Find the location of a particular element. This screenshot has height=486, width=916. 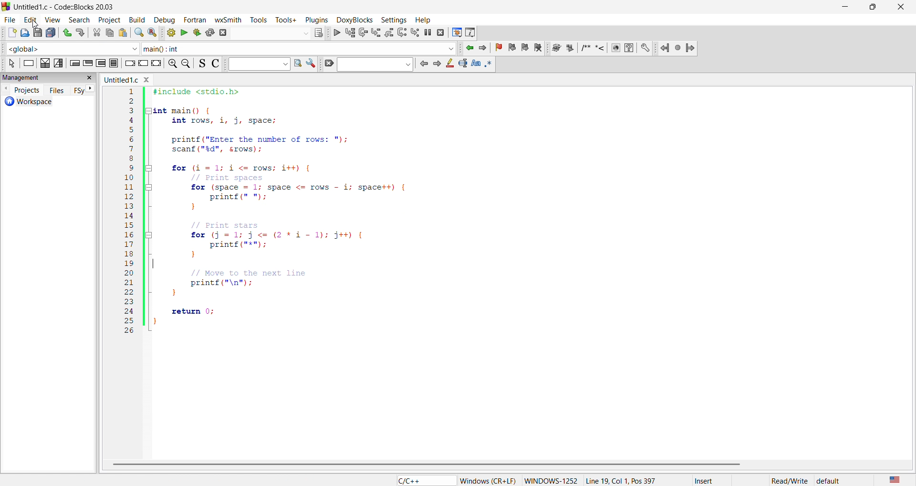

decision is located at coordinates (45, 63).